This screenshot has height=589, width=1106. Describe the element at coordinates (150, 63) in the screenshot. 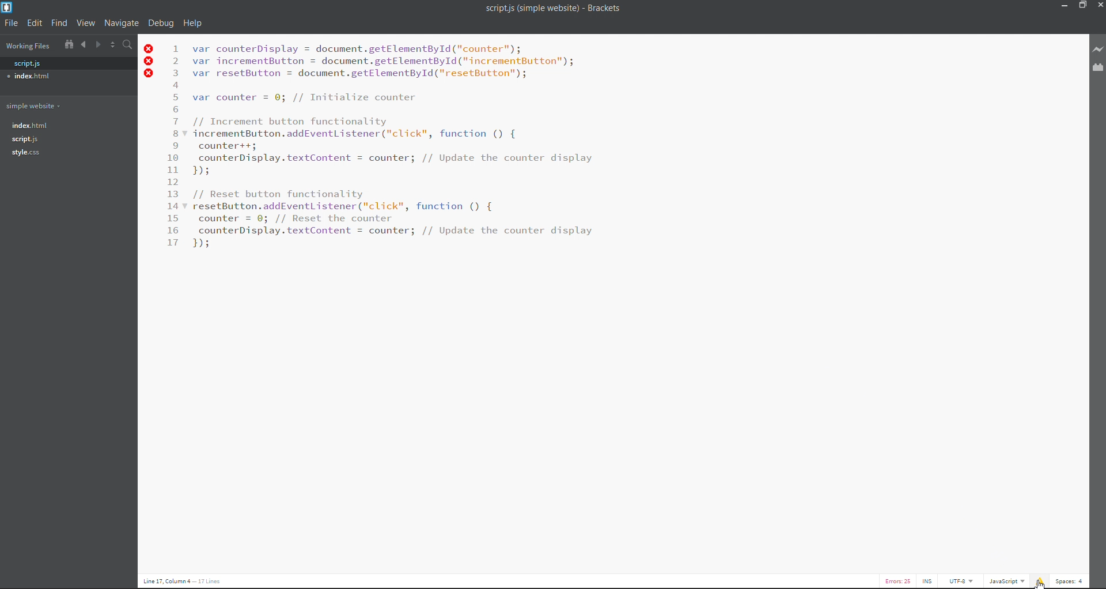

I see `error icon ` at that location.